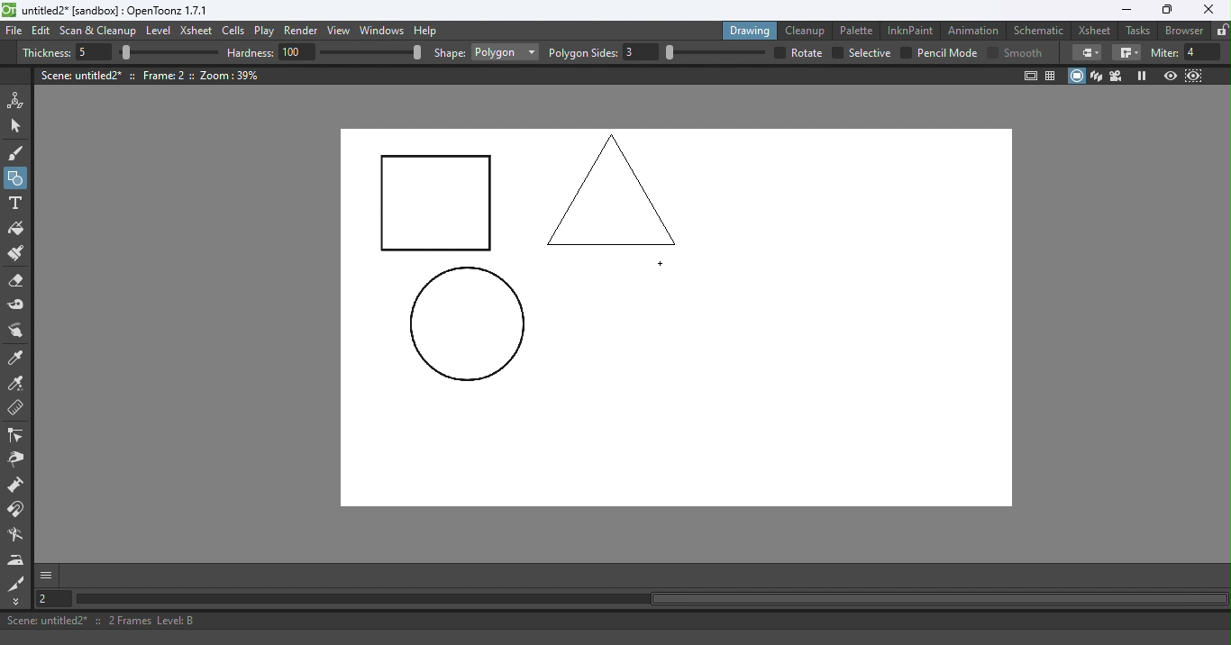 The image size is (1231, 645). I want to click on slider, so click(169, 53).